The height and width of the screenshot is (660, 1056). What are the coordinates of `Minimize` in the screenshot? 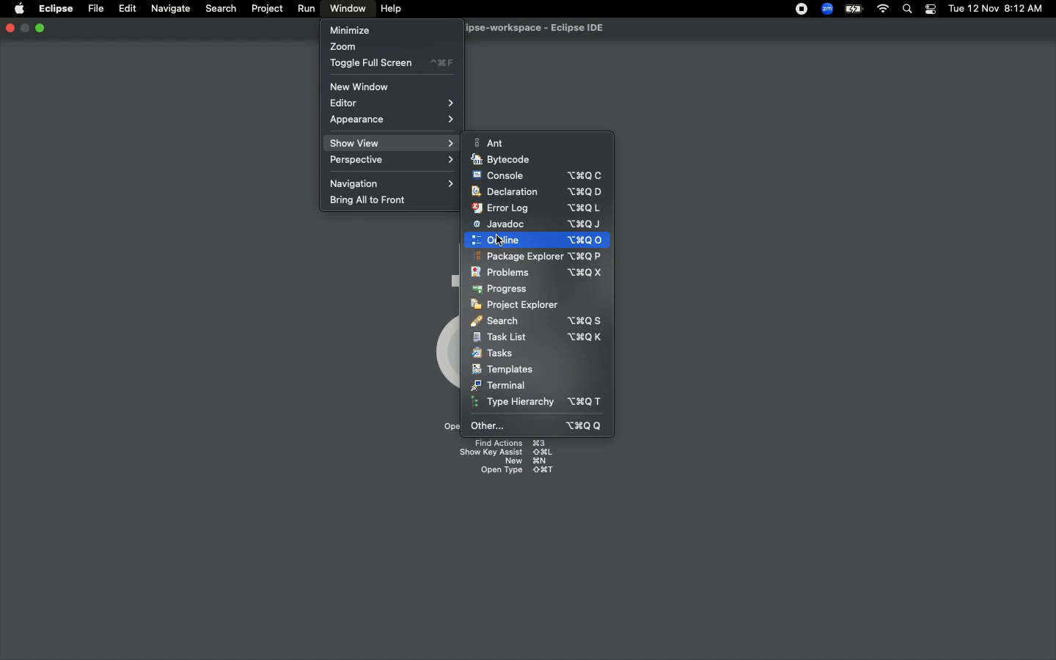 It's located at (25, 29).